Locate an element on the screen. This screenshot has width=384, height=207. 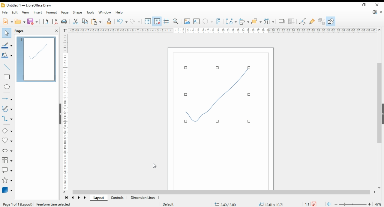
redo is located at coordinates (136, 21).